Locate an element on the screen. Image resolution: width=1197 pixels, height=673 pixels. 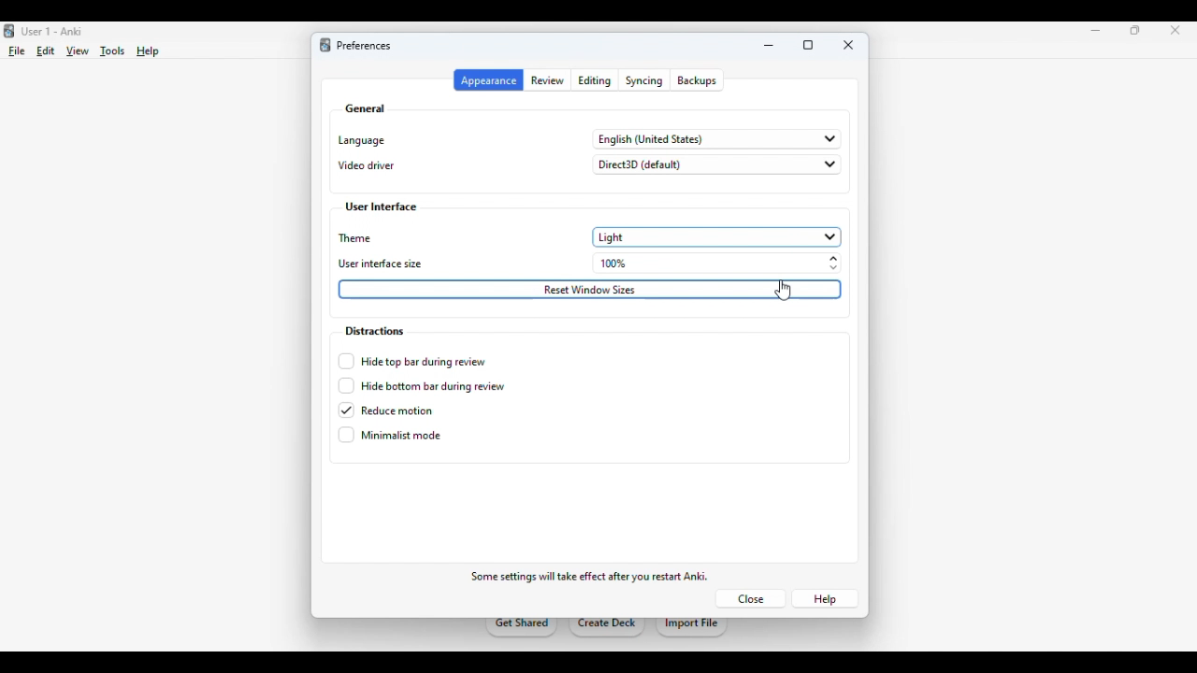
editing is located at coordinates (596, 80).